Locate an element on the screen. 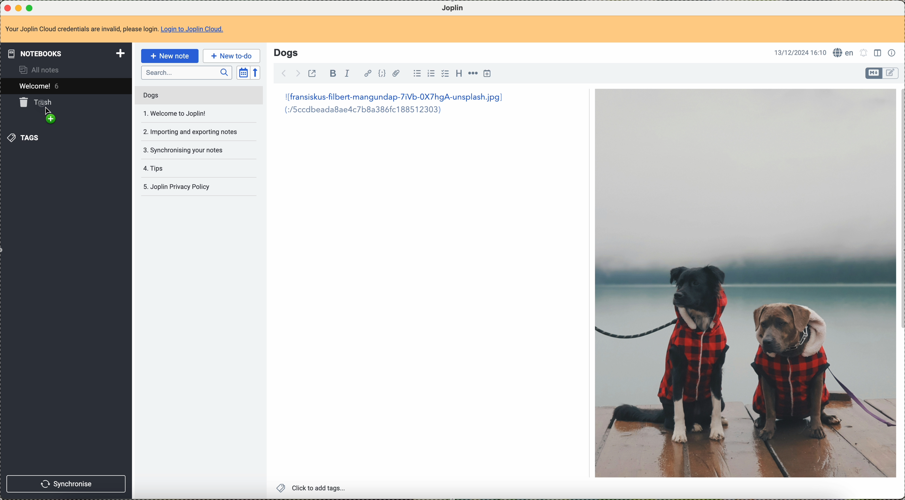 The height and width of the screenshot is (500, 905). synchronising your notes is located at coordinates (185, 150).